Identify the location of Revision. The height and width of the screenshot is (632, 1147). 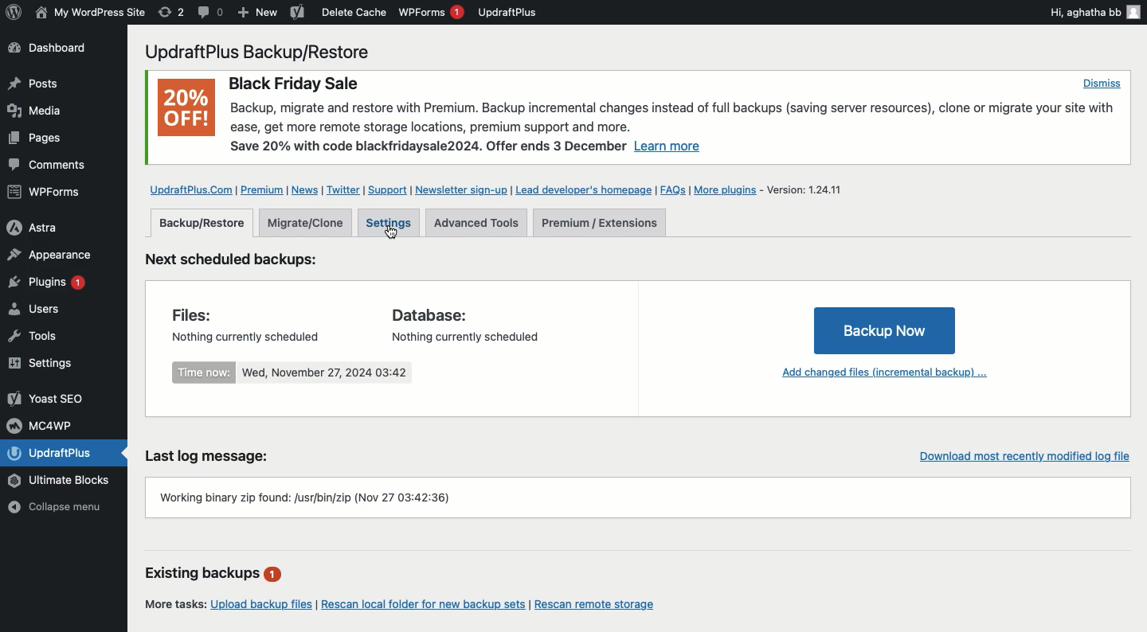
(171, 12).